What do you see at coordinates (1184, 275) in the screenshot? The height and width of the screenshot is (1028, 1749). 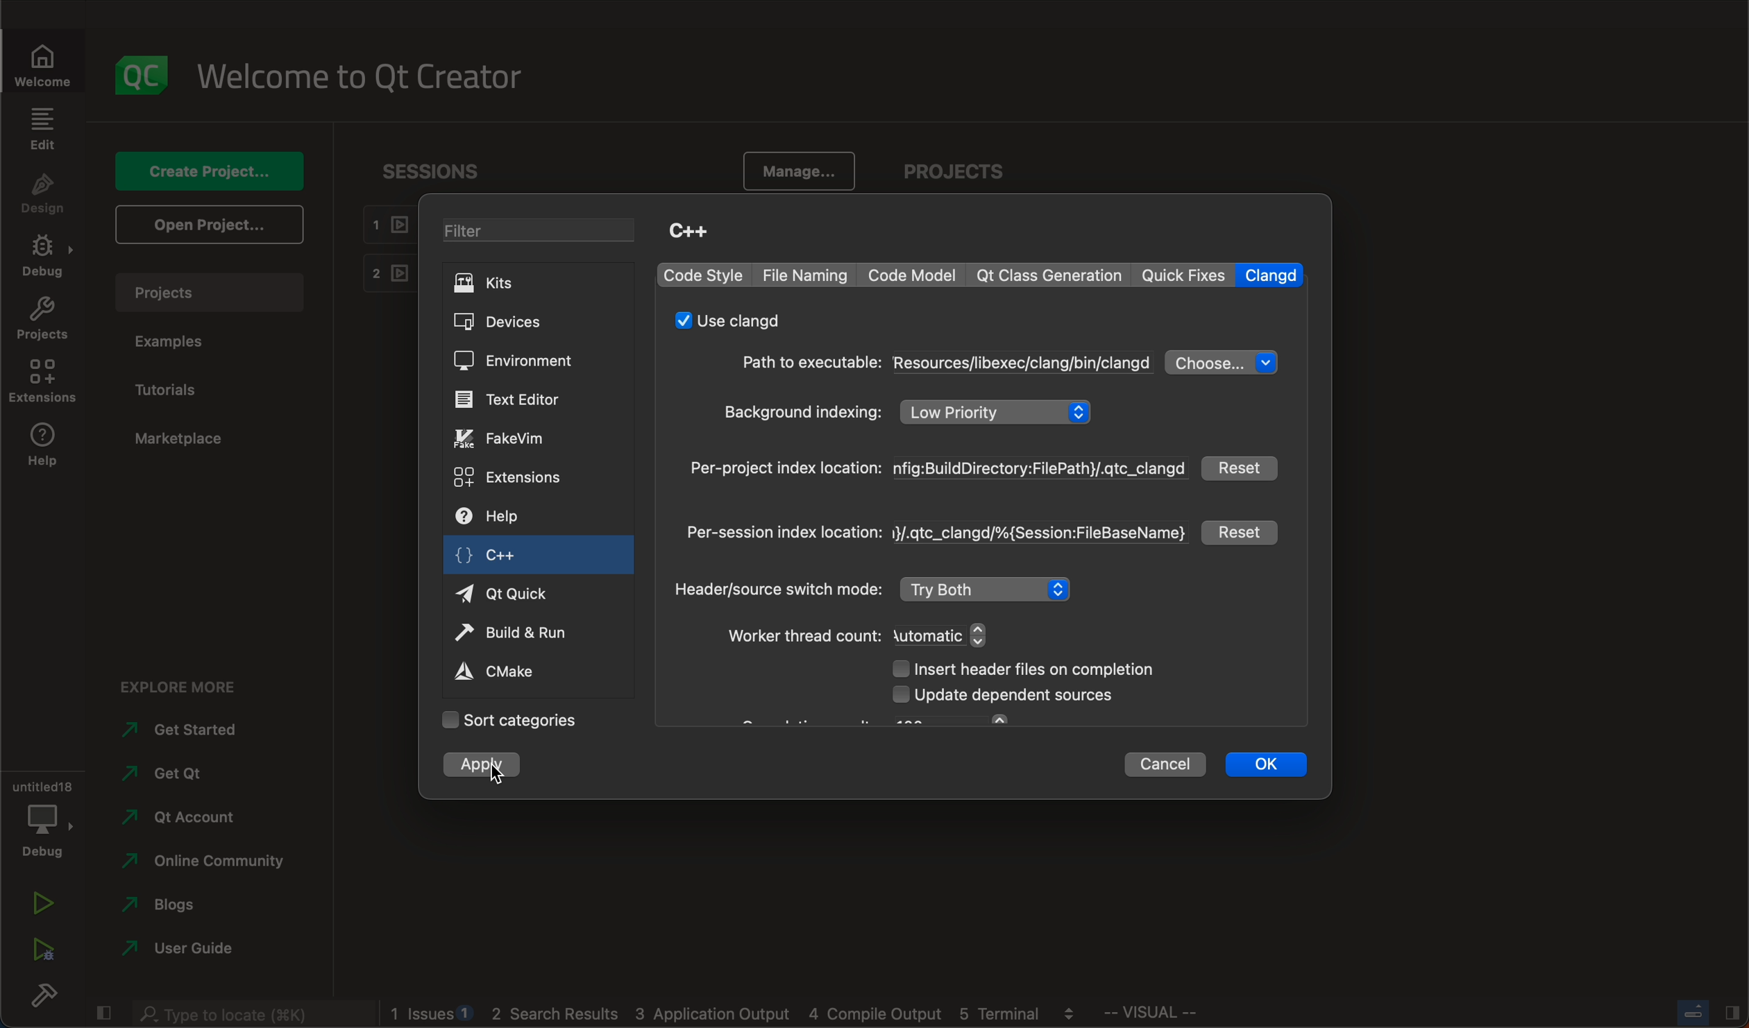 I see `quick fixes` at bounding box center [1184, 275].